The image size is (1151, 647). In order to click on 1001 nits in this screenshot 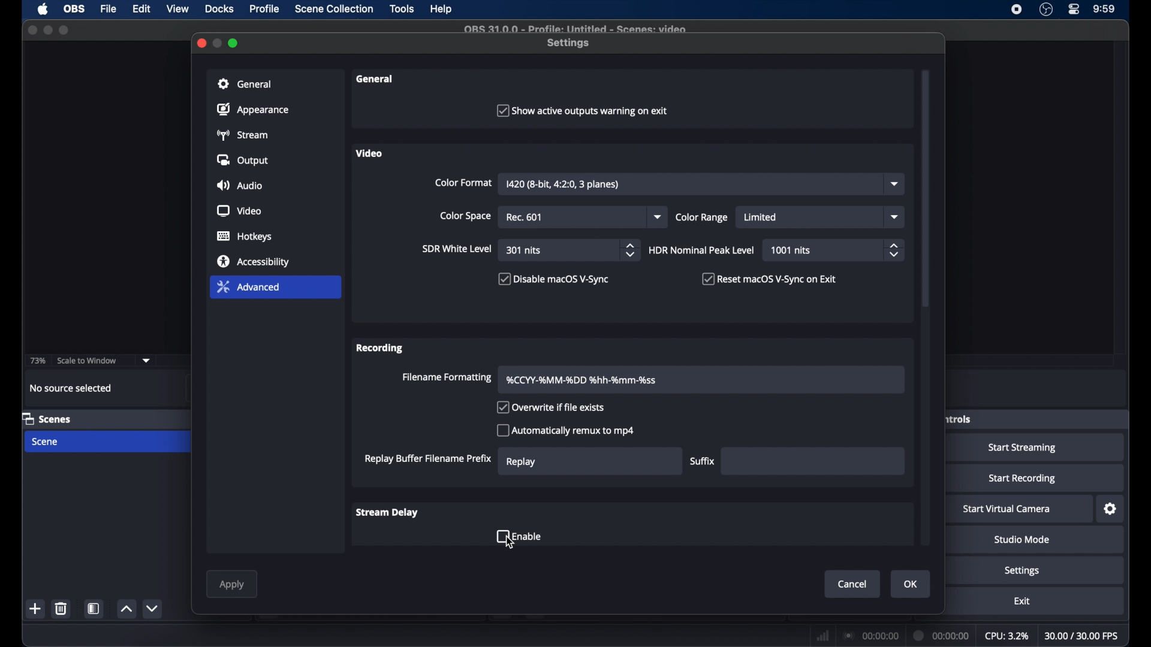, I will do `click(793, 250)`.